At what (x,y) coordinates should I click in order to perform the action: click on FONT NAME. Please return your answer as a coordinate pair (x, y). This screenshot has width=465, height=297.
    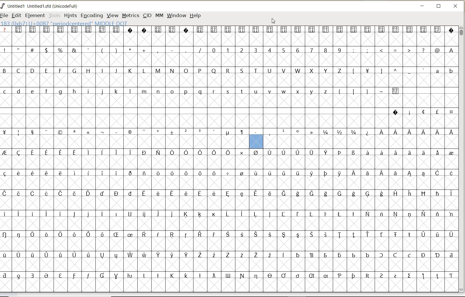
    Looking at the image, I should click on (44, 6).